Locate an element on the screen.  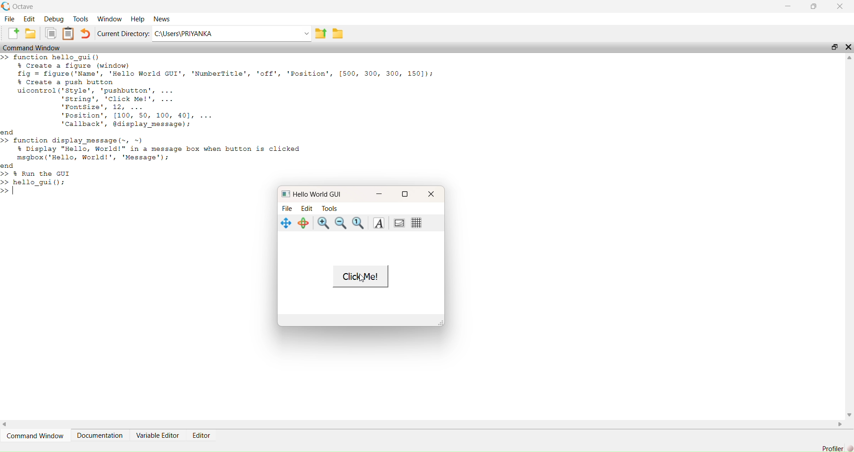
add is located at coordinates (10, 32).